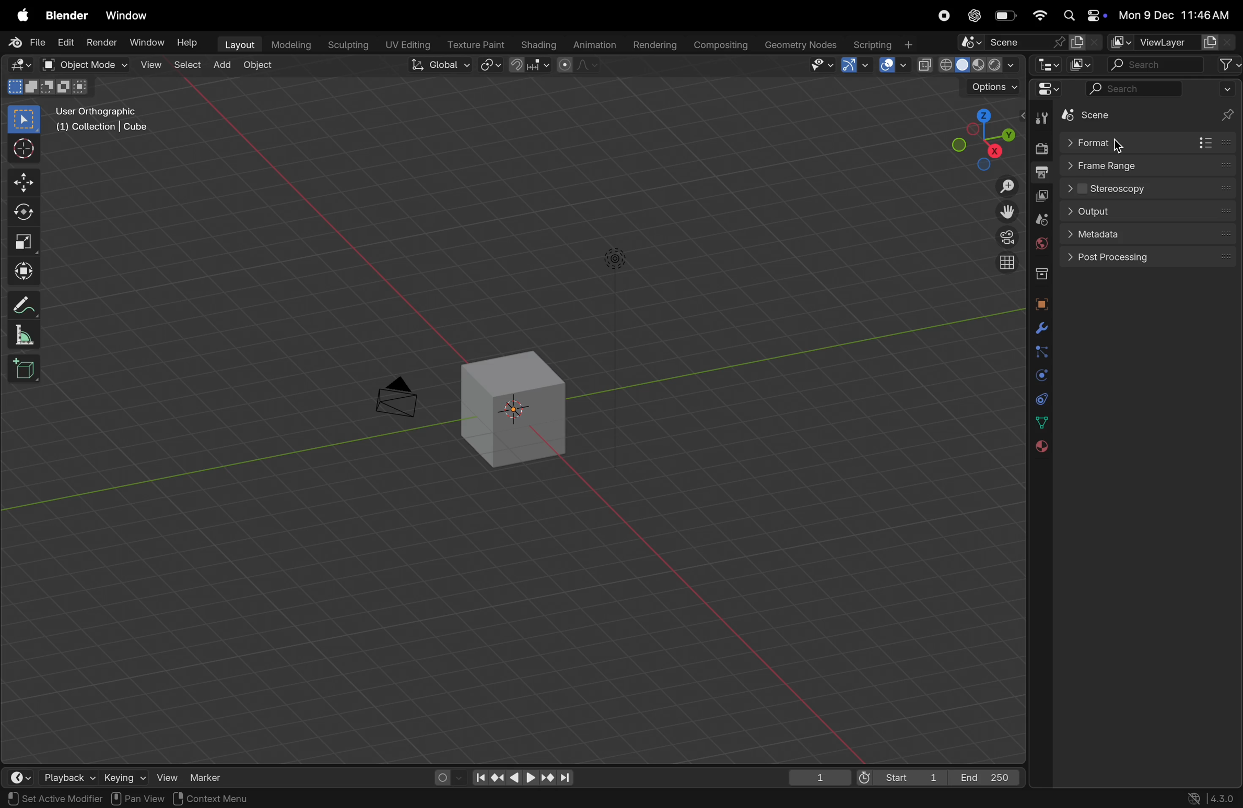 The image size is (1243, 808). What do you see at coordinates (577, 66) in the screenshot?
I see `proportional editing objects` at bounding box center [577, 66].